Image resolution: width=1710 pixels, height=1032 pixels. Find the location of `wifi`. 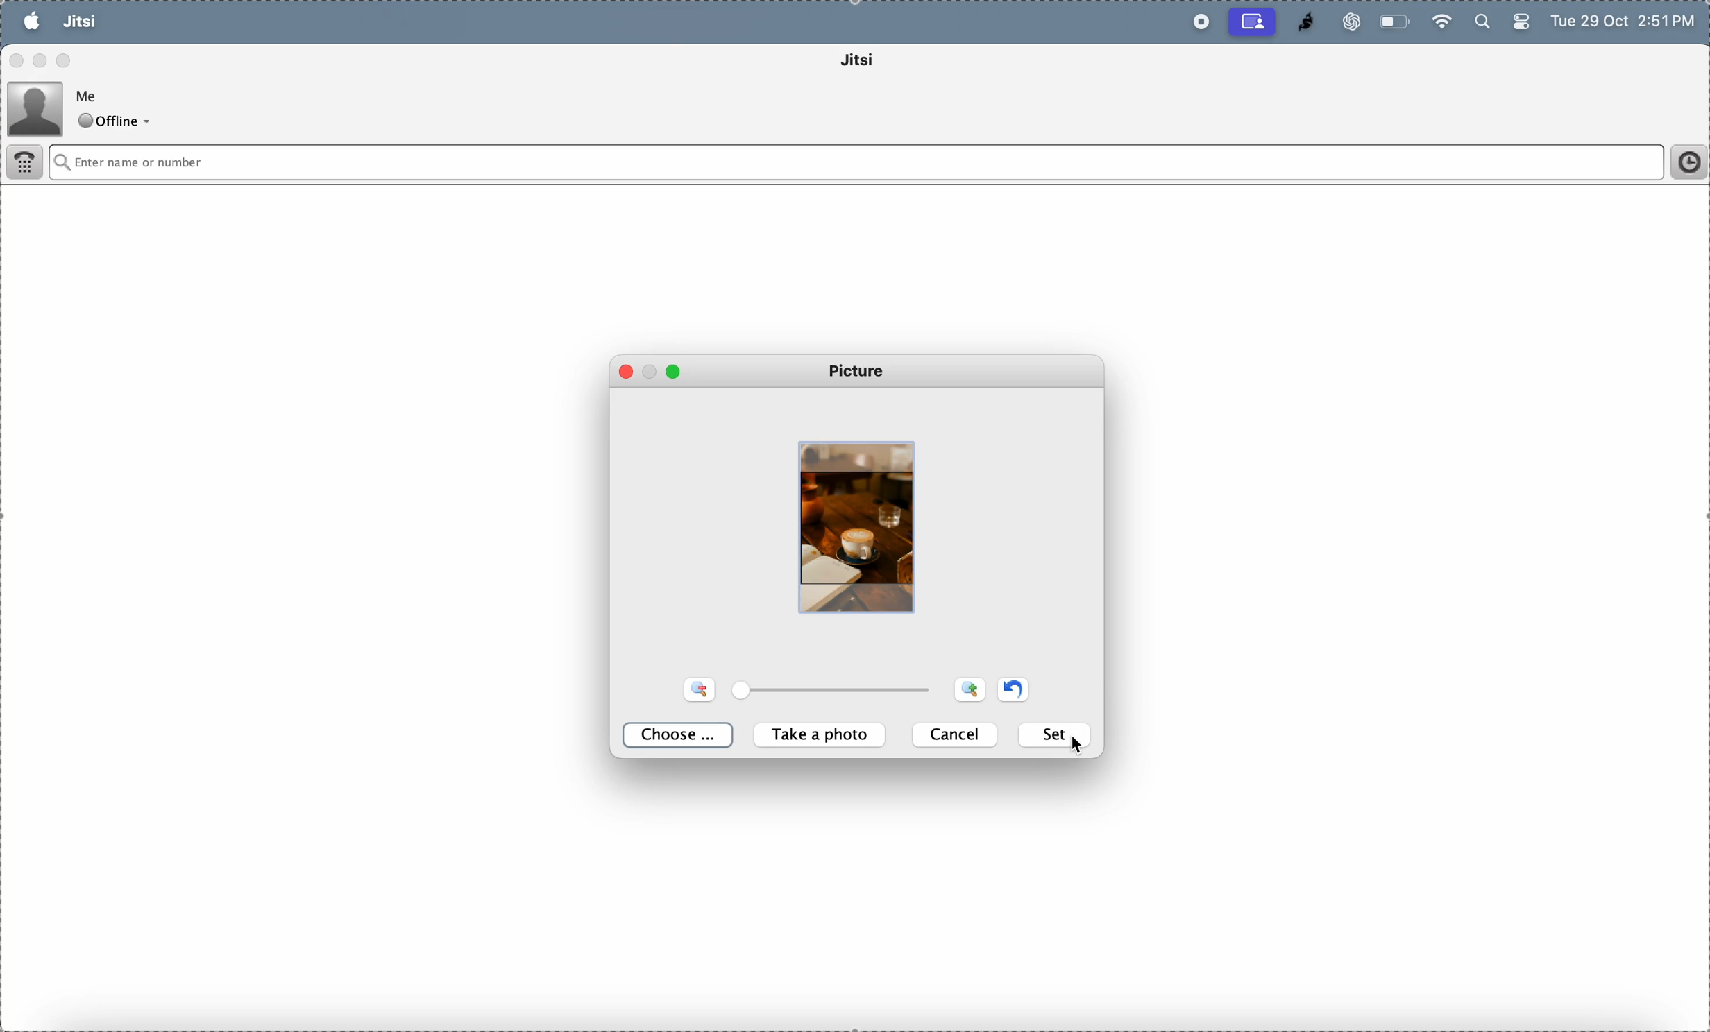

wifi is located at coordinates (1441, 20).